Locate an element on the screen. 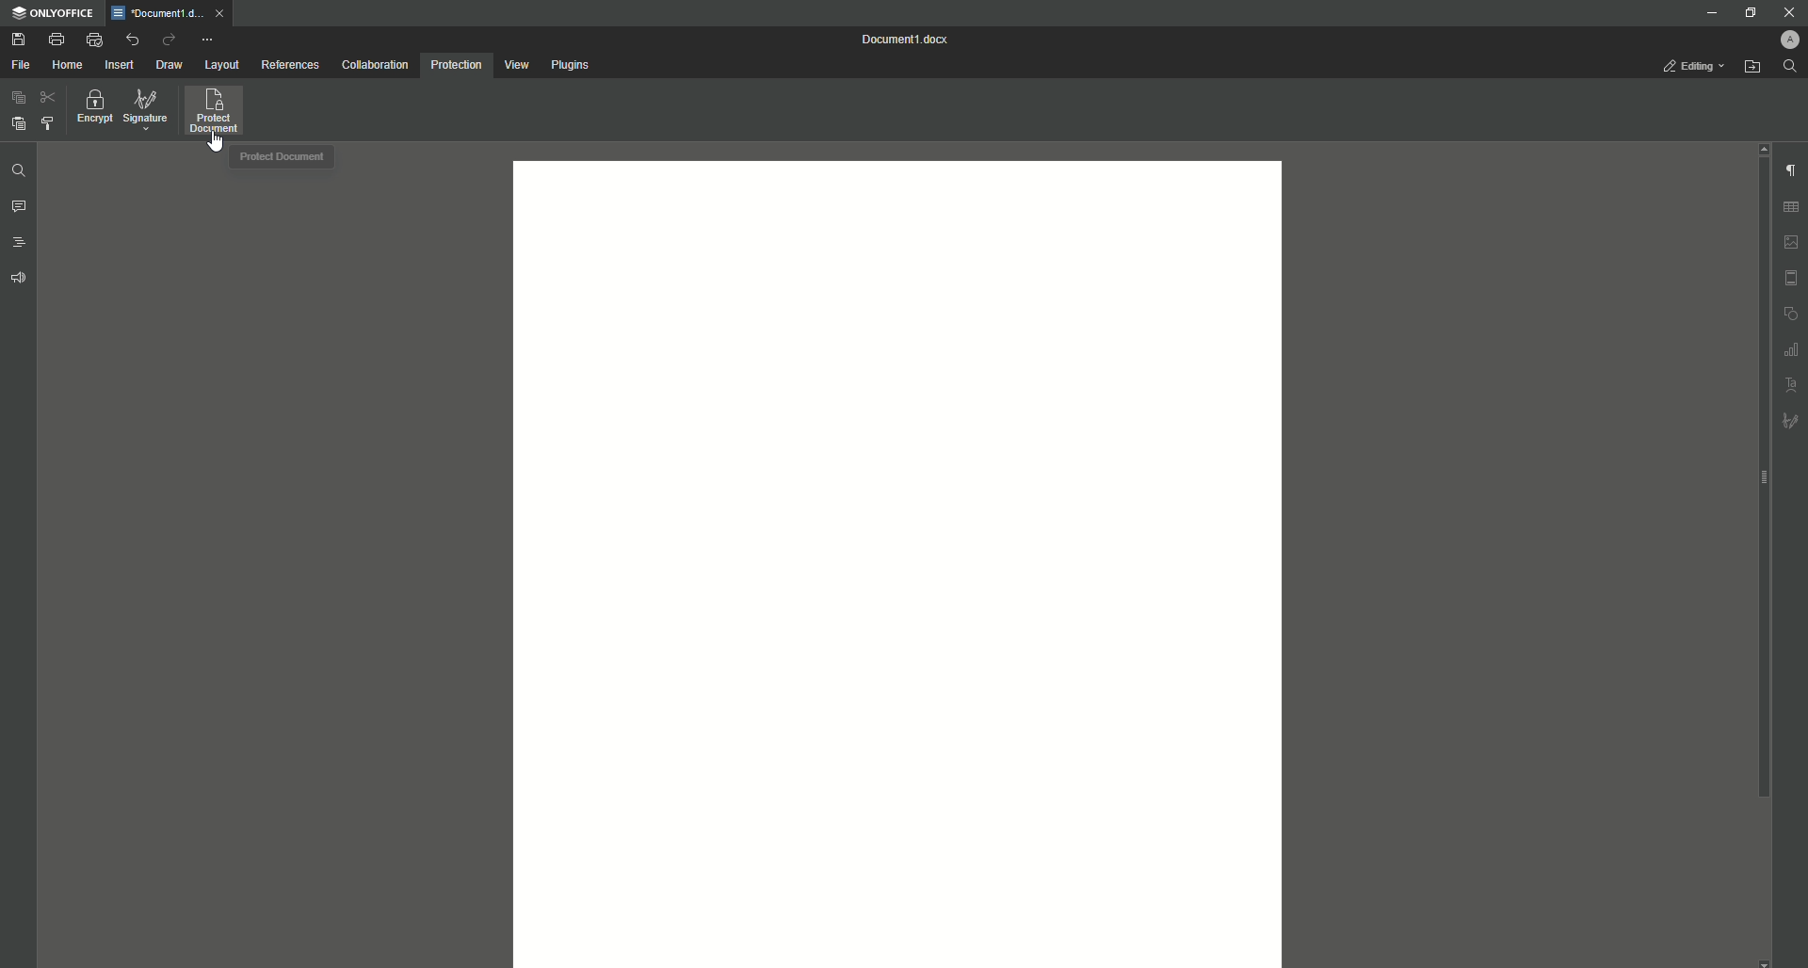  References is located at coordinates (289, 65).